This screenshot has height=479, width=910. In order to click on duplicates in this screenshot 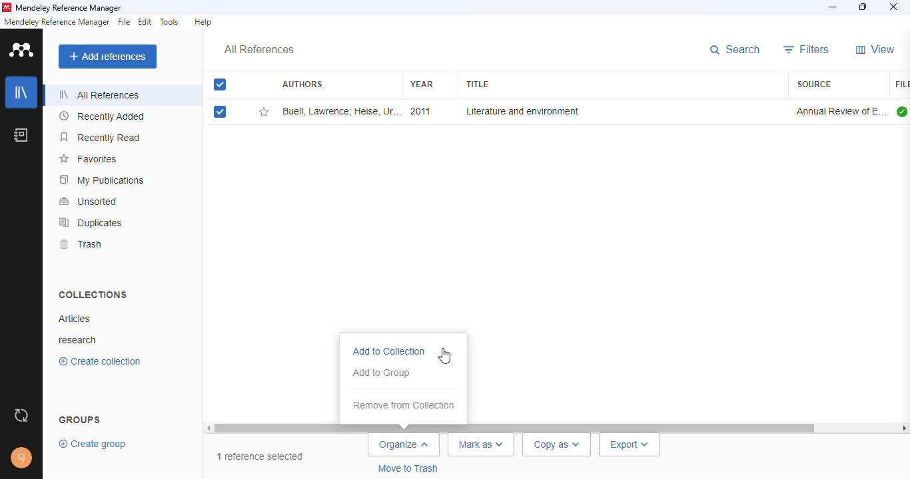, I will do `click(91, 223)`.